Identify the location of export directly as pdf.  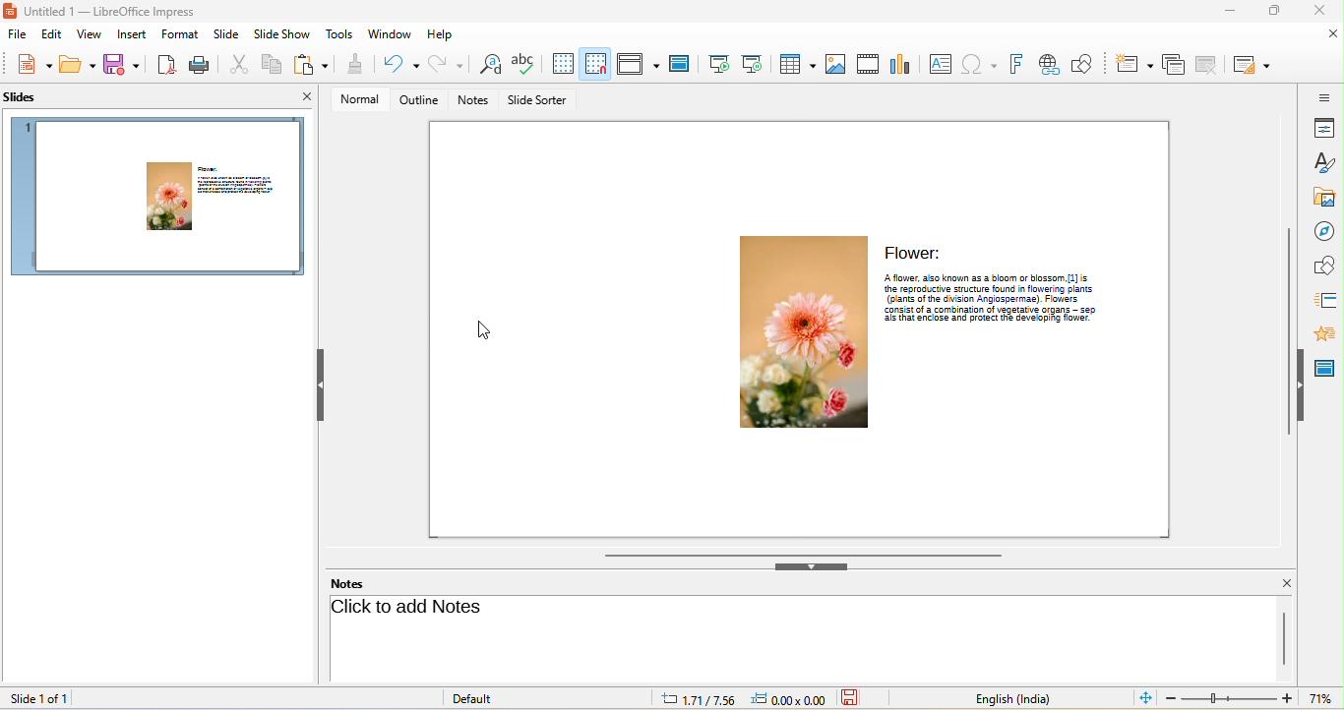
(167, 65).